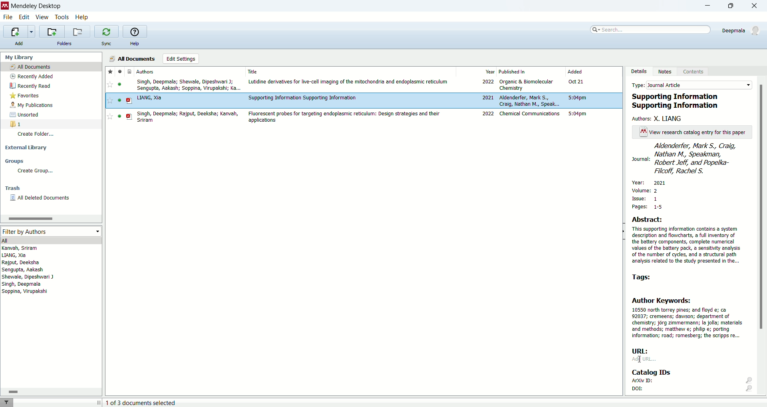 Image resolution: width=767 pixels, height=407 pixels. Describe the element at coordinates (81, 18) in the screenshot. I see `help` at that location.